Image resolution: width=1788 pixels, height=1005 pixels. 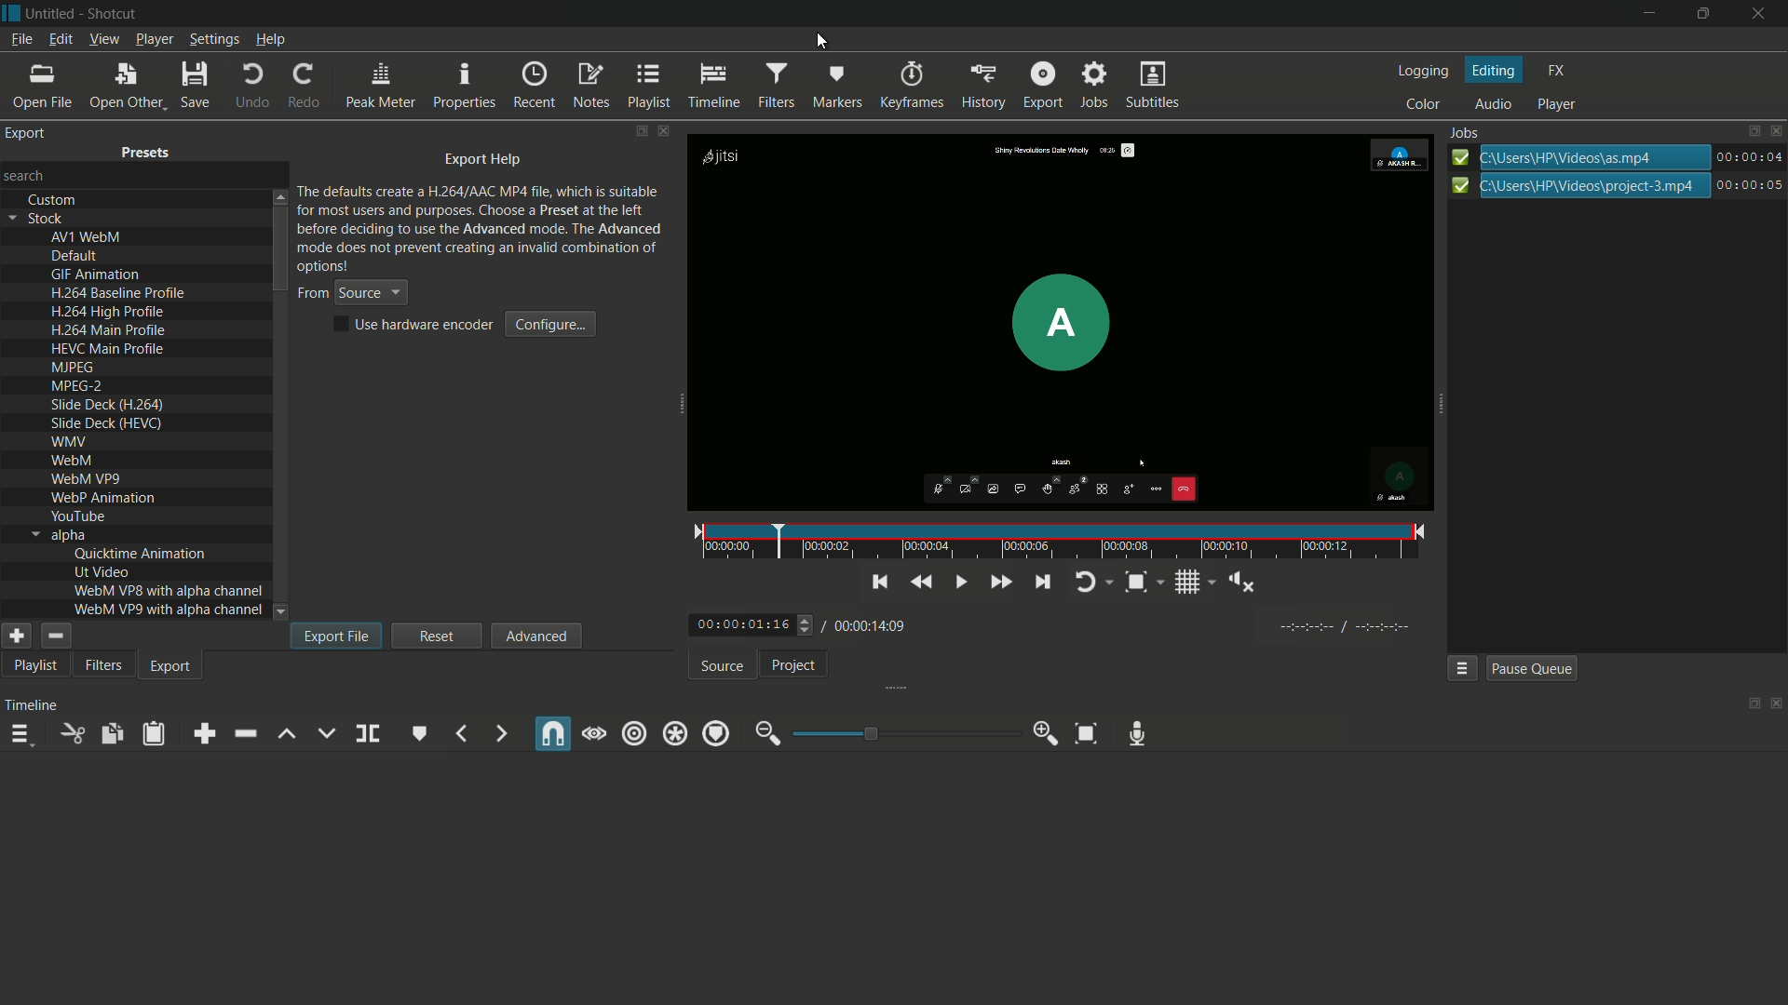 I want to click on remove export preset, so click(x=54, y=637).